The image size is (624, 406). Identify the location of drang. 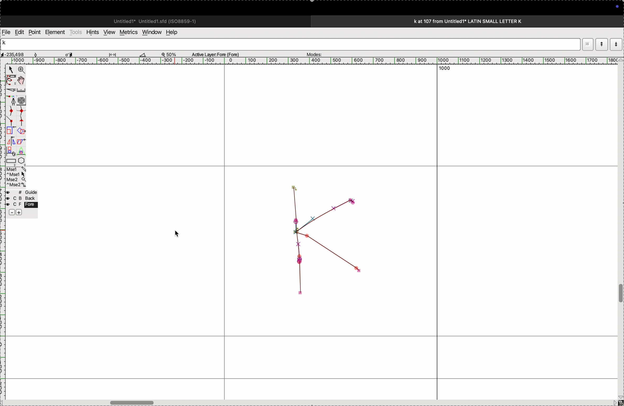
(116, 53).